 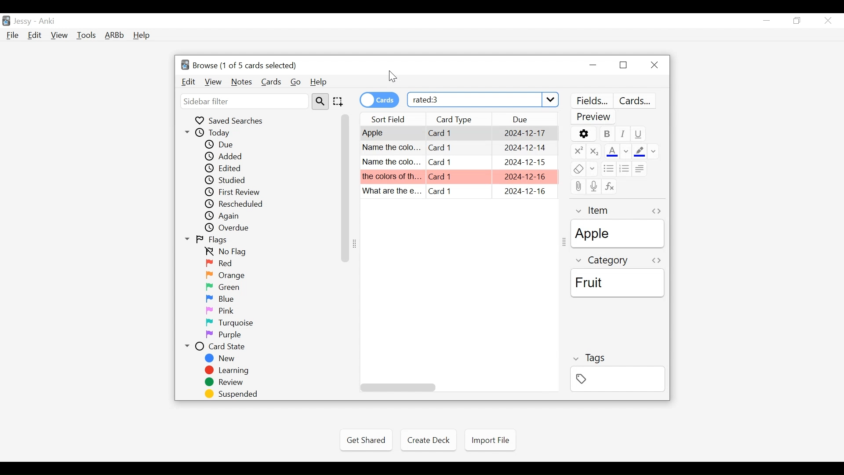 I want to click on Horizontal Scroll bar, so click(x=399, y=387).